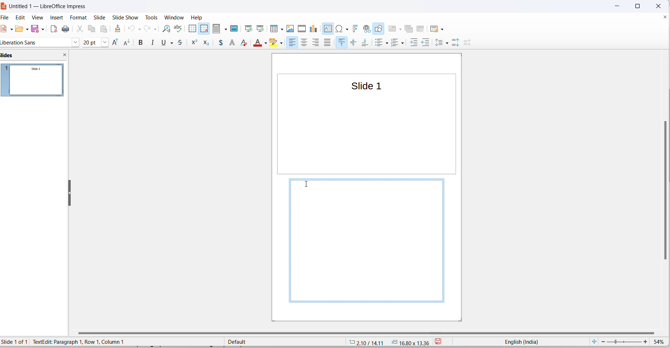 Image resolution: width=670 pixels, height=348 pixels. I want to click on block arrows options, so click(190, 43).